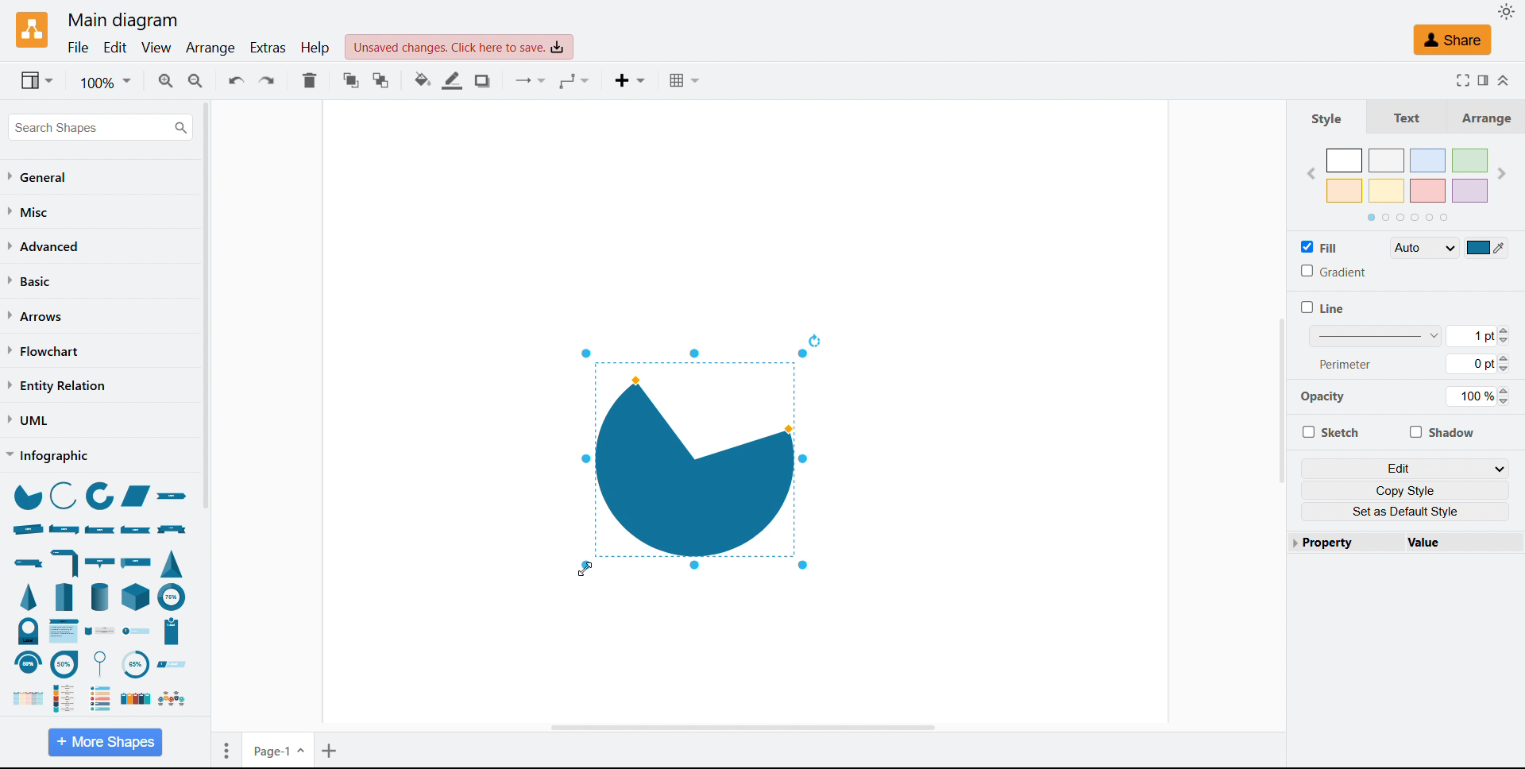 The width and height of the screenshot is (1525, 769). Describe the element at coordinates (1406, 512) in the screenshot. I see `Set as default style ` at that location.